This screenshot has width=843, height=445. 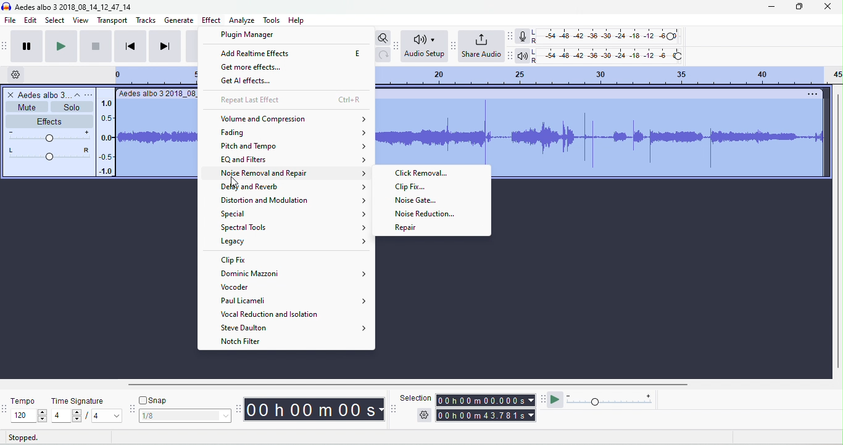 I want to click on analyze, so click(x=243, y=20).